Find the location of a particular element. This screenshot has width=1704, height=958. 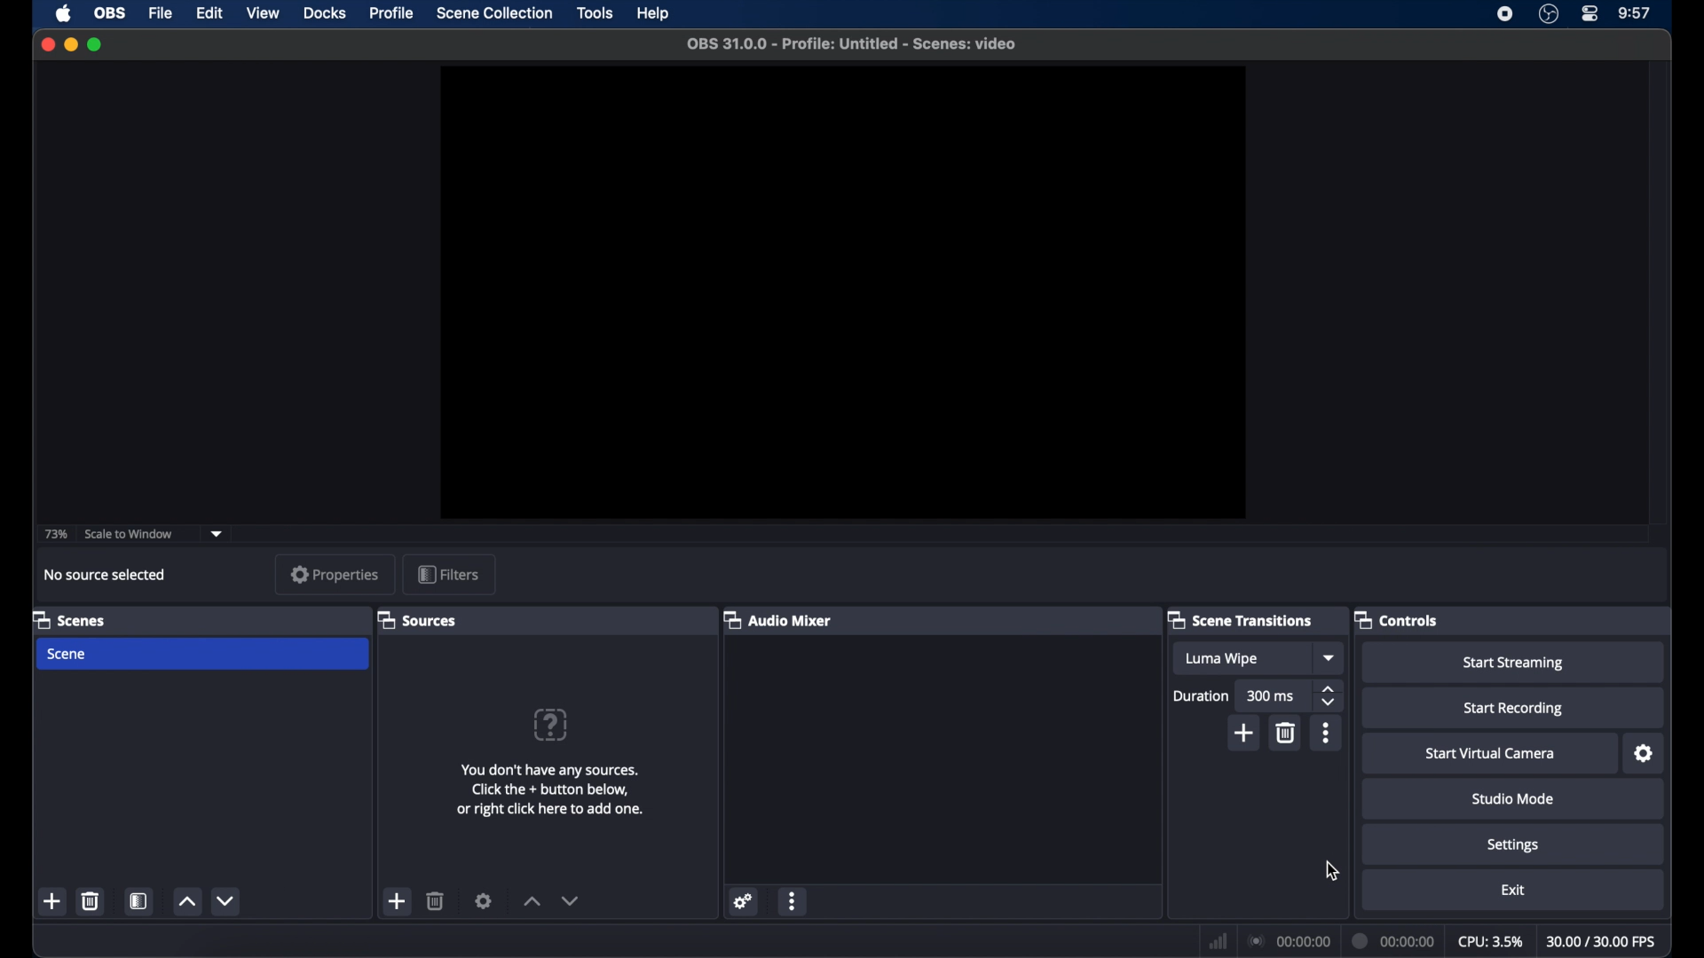

add is located at coordinates (54, 901).